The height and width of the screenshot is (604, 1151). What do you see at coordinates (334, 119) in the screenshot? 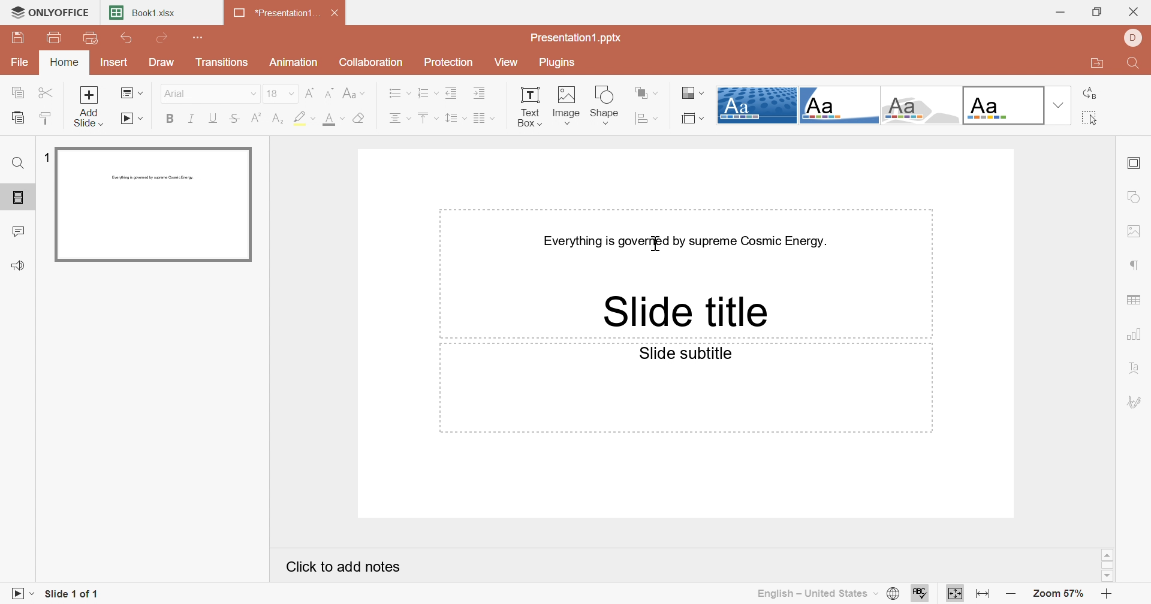
I see `font color` at bounding box center [334, 119].